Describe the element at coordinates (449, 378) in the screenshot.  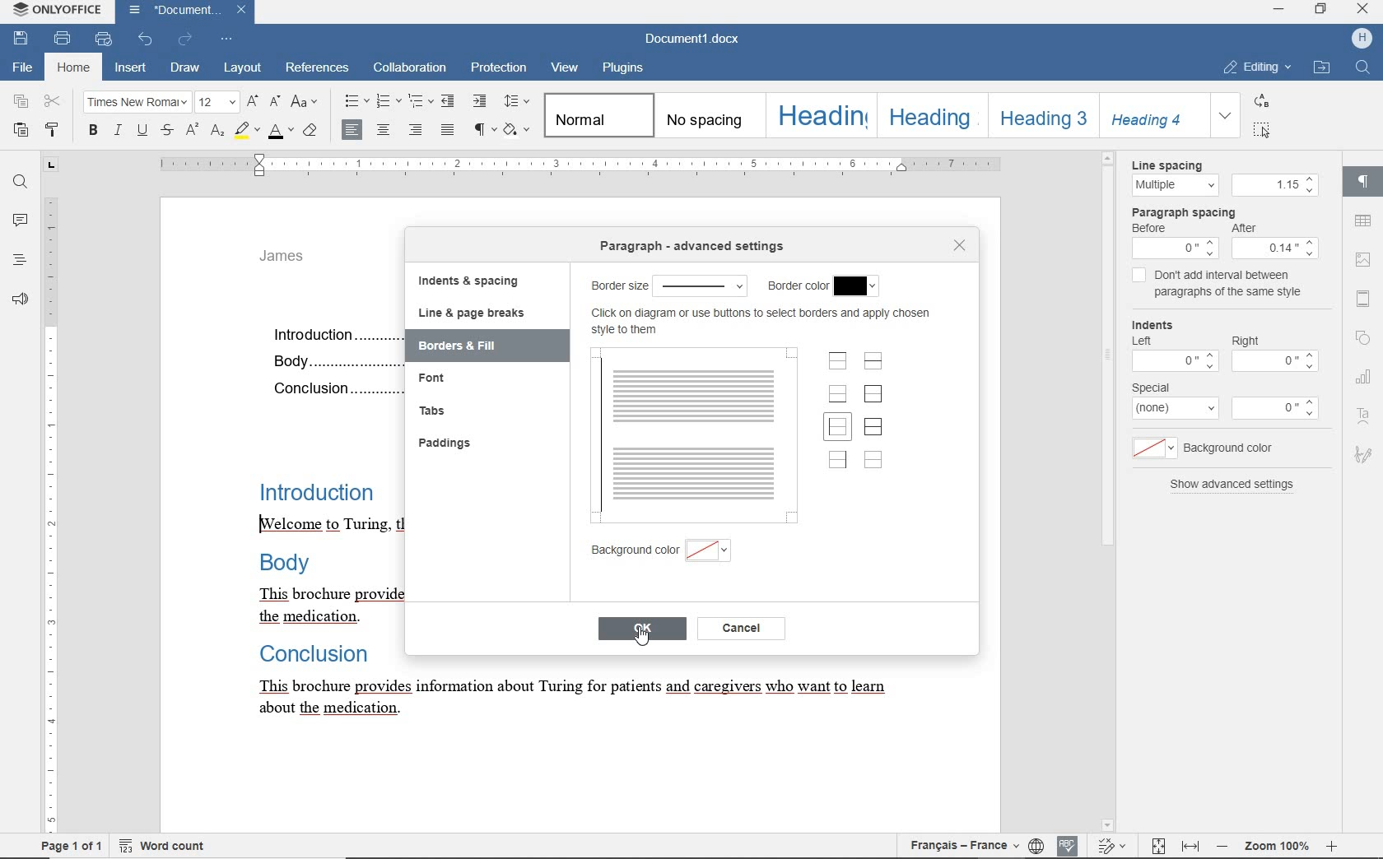
I see `font` at that location.